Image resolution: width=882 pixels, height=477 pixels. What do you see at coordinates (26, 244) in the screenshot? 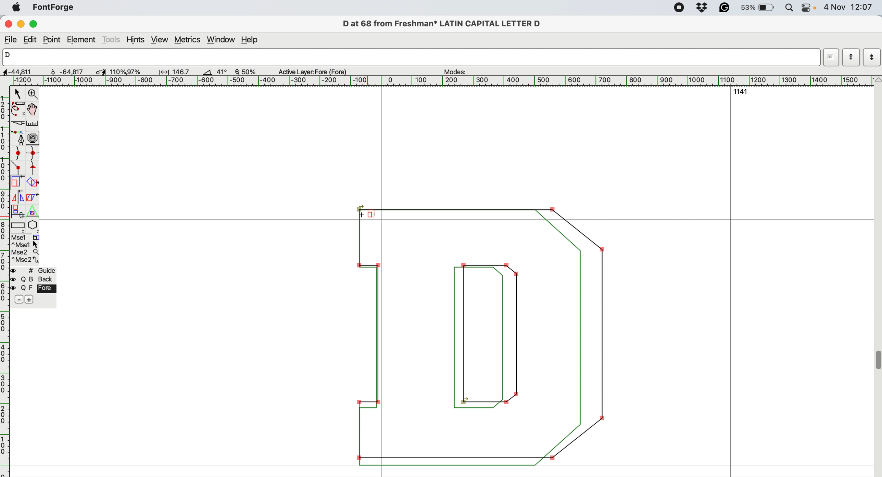
I see `^Mse1` at bounding box center [26, 244].